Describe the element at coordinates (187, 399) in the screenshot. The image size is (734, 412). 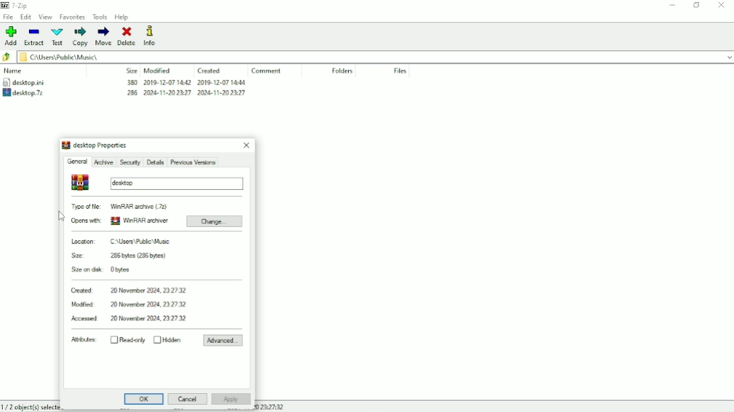
I see `Cancel` at that location.